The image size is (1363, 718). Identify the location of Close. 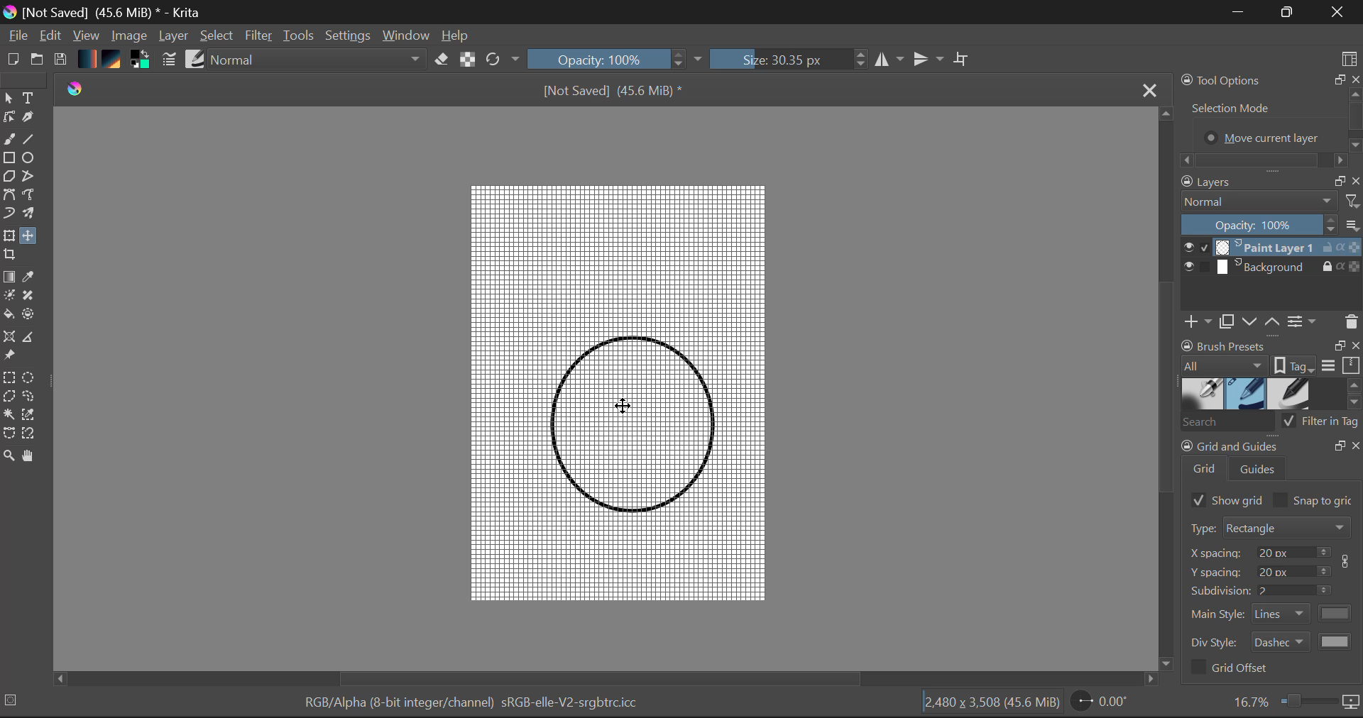
(1340, 12).